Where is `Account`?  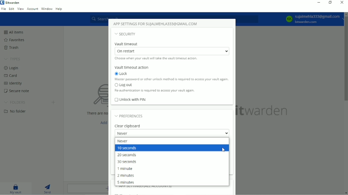 Account is located at coordinates (33, 9).